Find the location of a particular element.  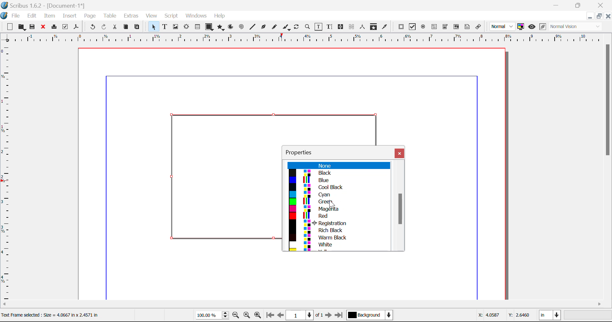

Cyan is located at coordinates (338, 194).